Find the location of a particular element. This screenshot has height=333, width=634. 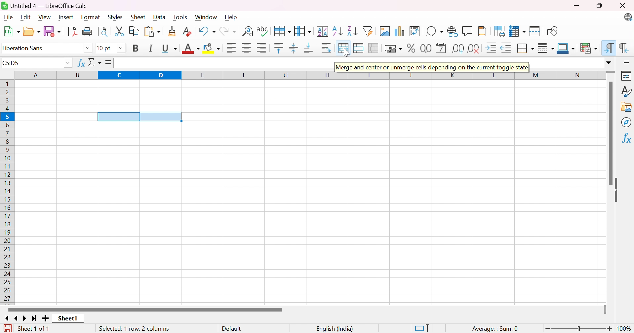

Sort is located at coordinates (323, 30).